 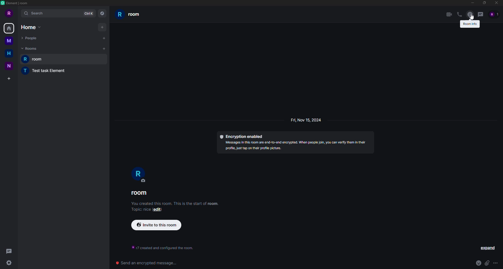 I want to click on logo, so click(x=3, y=3).